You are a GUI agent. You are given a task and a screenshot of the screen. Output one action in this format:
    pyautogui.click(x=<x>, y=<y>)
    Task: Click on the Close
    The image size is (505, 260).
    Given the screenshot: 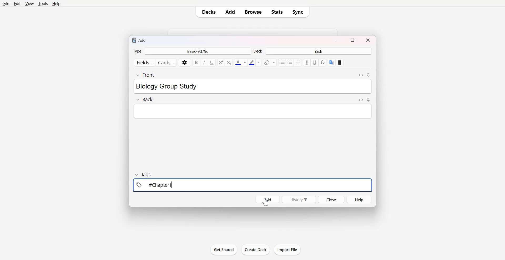 What is the action you would take?
    pyautogui.click(x=367, y=40)
    